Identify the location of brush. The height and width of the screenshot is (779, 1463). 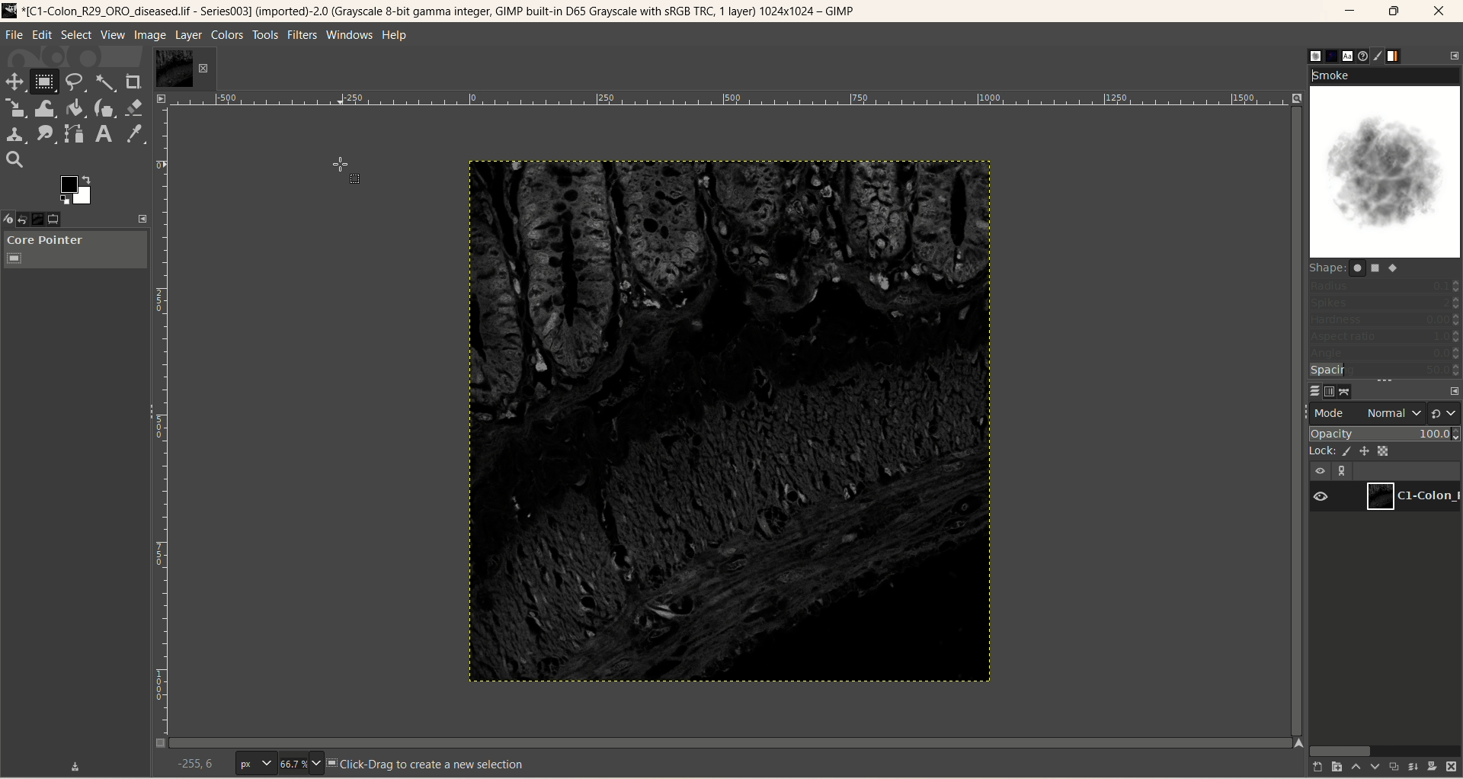
(1315, 56).